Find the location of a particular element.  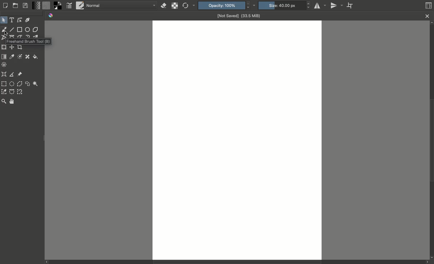

Freehand selection tool is located at coordinates (27, 84).